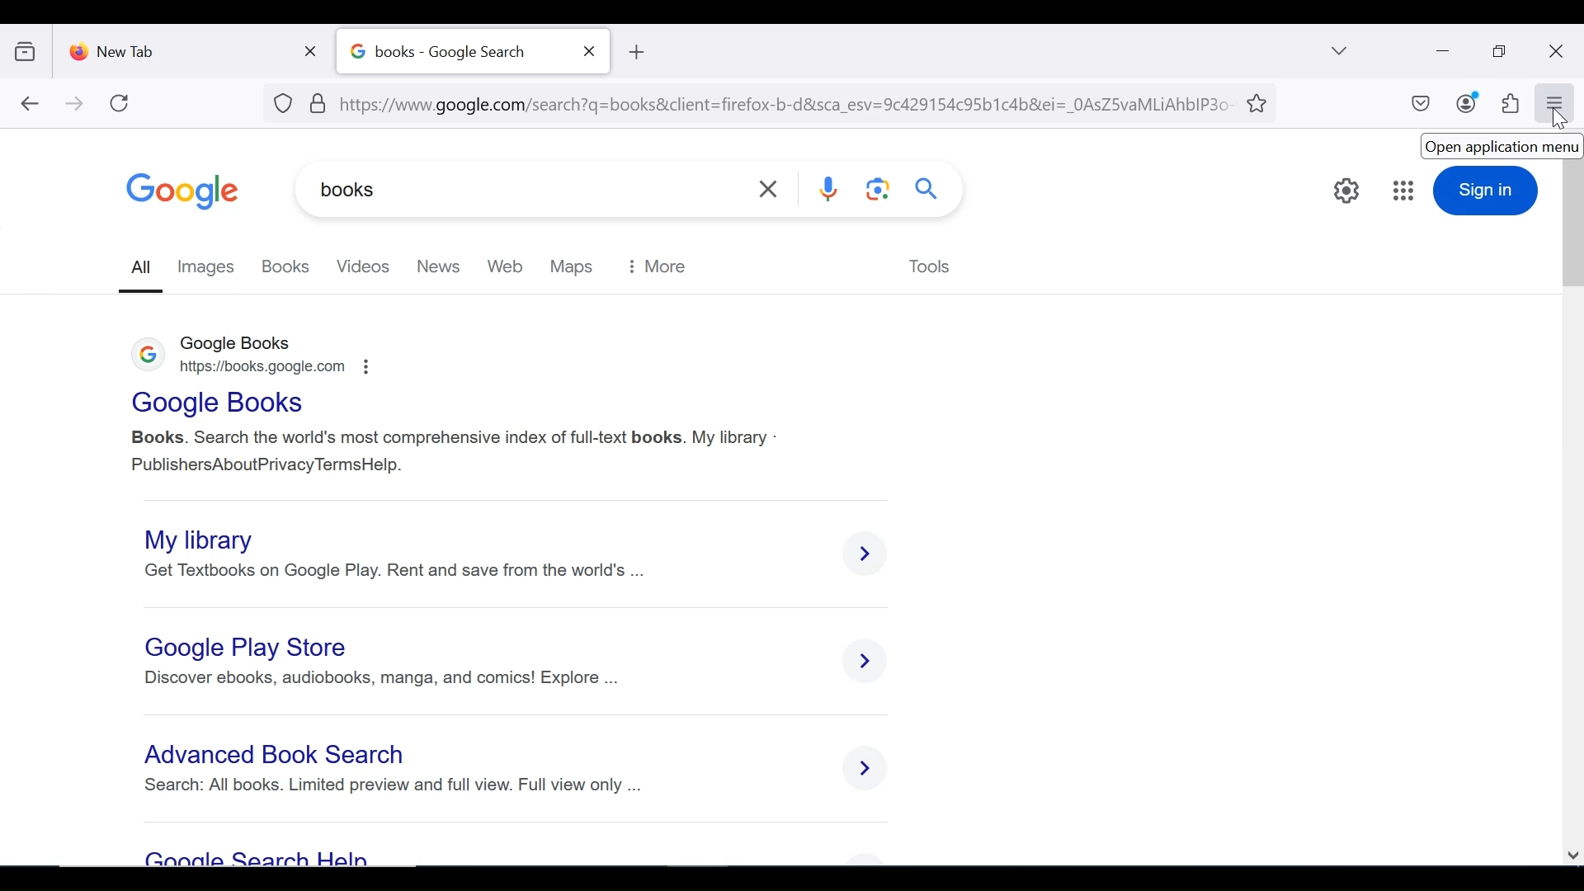 The image size is (1584, 891). I want to click on new tB, so click(635, 52).